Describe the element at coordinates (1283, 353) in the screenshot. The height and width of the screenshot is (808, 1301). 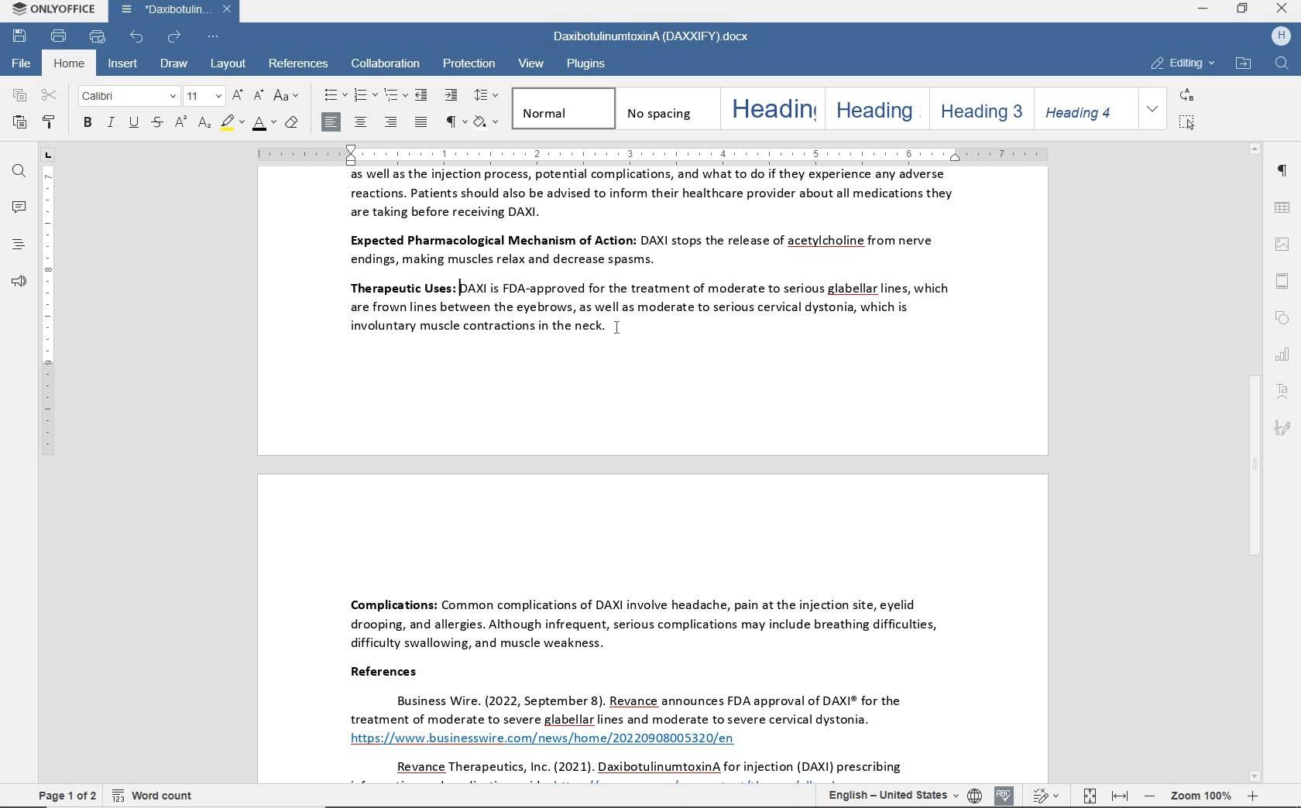
I see `chart` at that location.